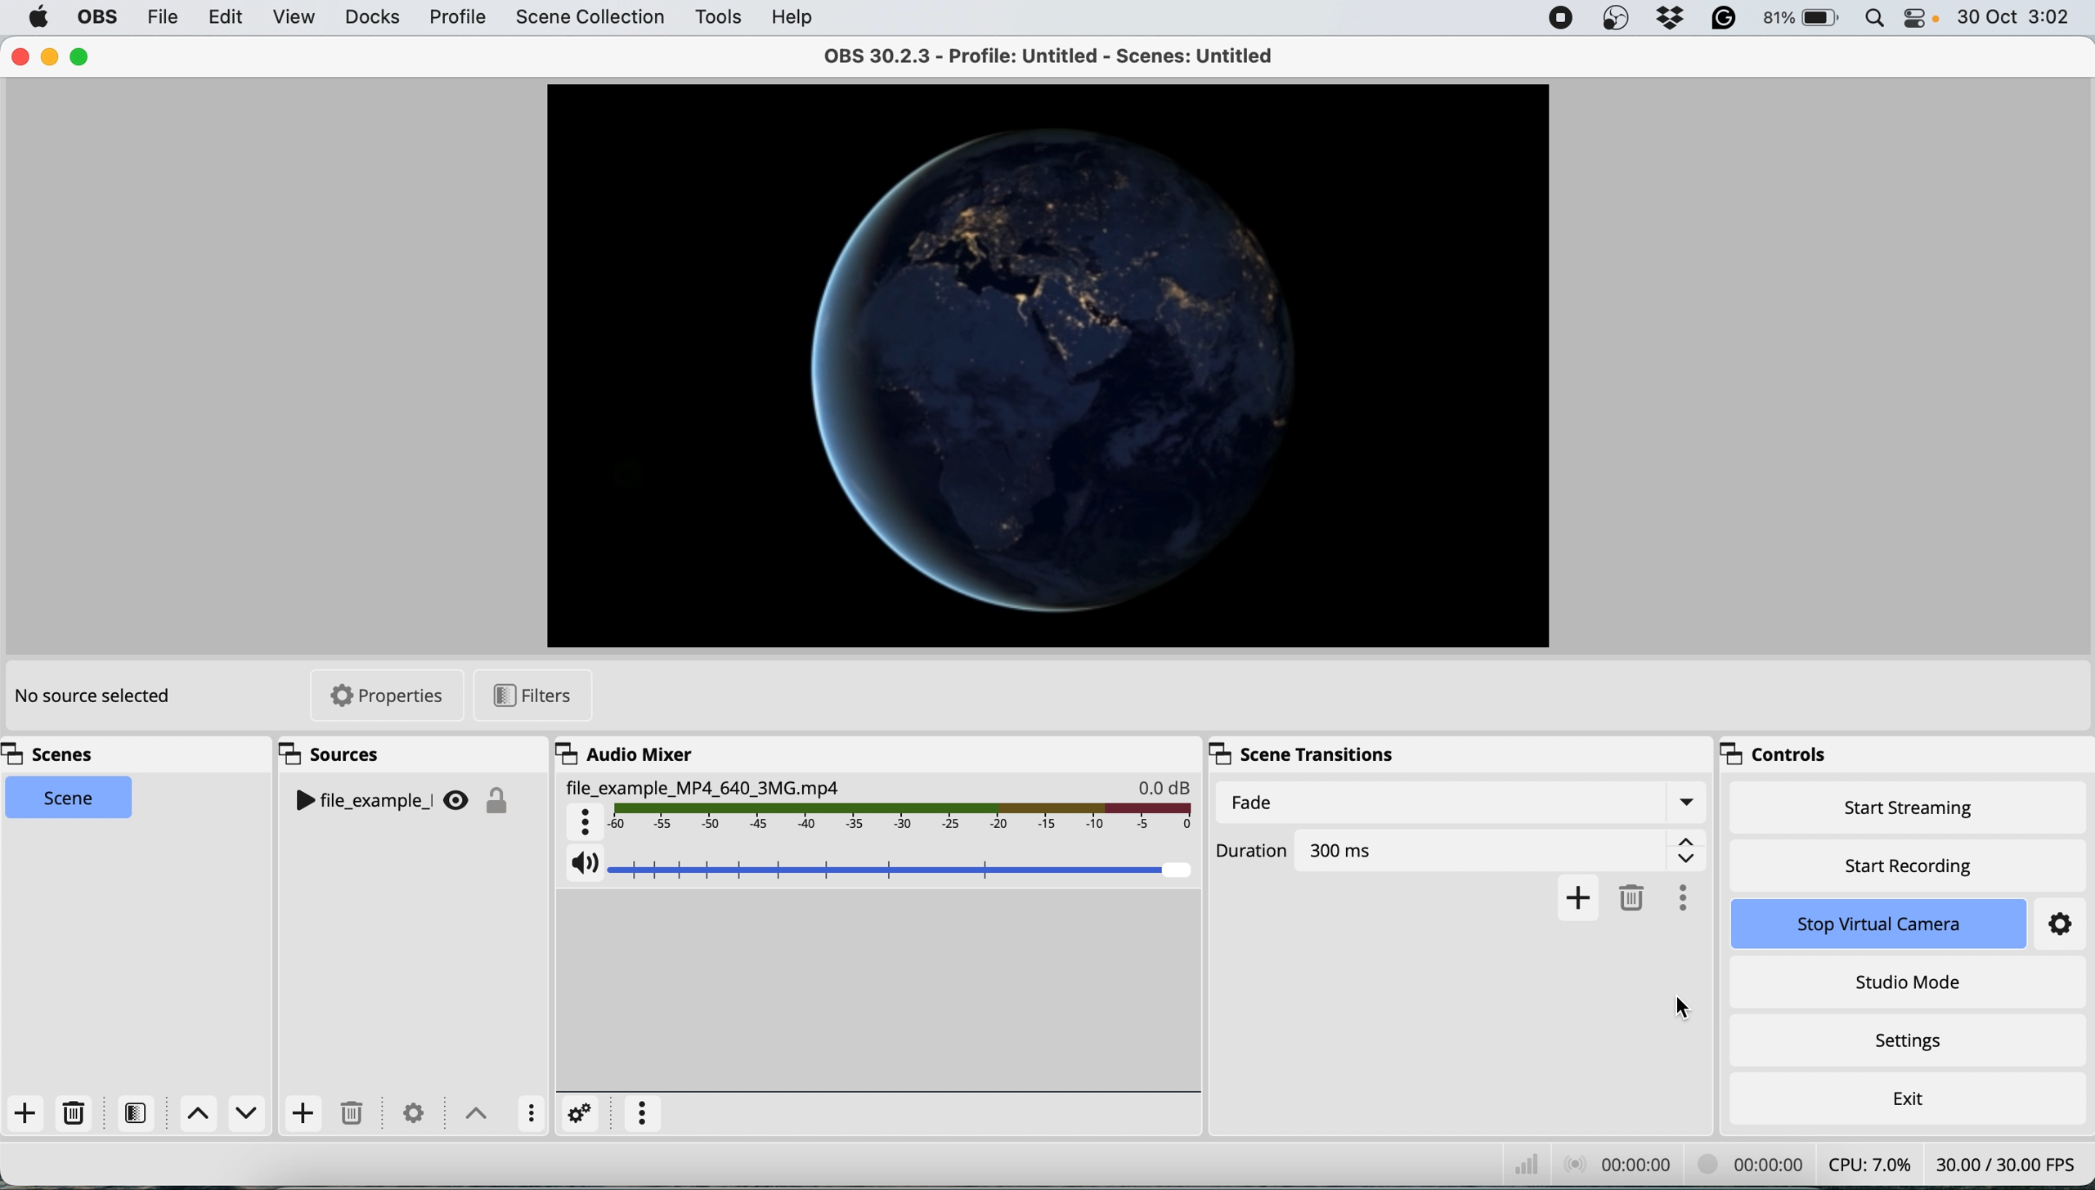 The image size is (2095, 1190). Describe the element at coordinates (58, 753) in the screenshot. I see `scenes` at that location.